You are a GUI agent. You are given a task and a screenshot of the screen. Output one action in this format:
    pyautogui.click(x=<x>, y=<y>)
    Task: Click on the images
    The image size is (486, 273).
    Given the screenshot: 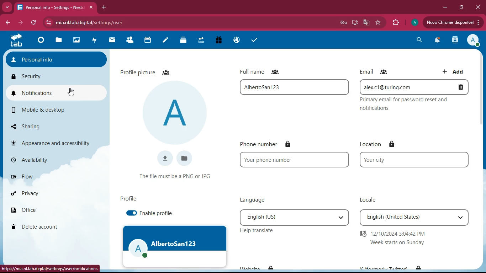 What is the action you would take?
    pyautogui.click(x=76, y=41)
    